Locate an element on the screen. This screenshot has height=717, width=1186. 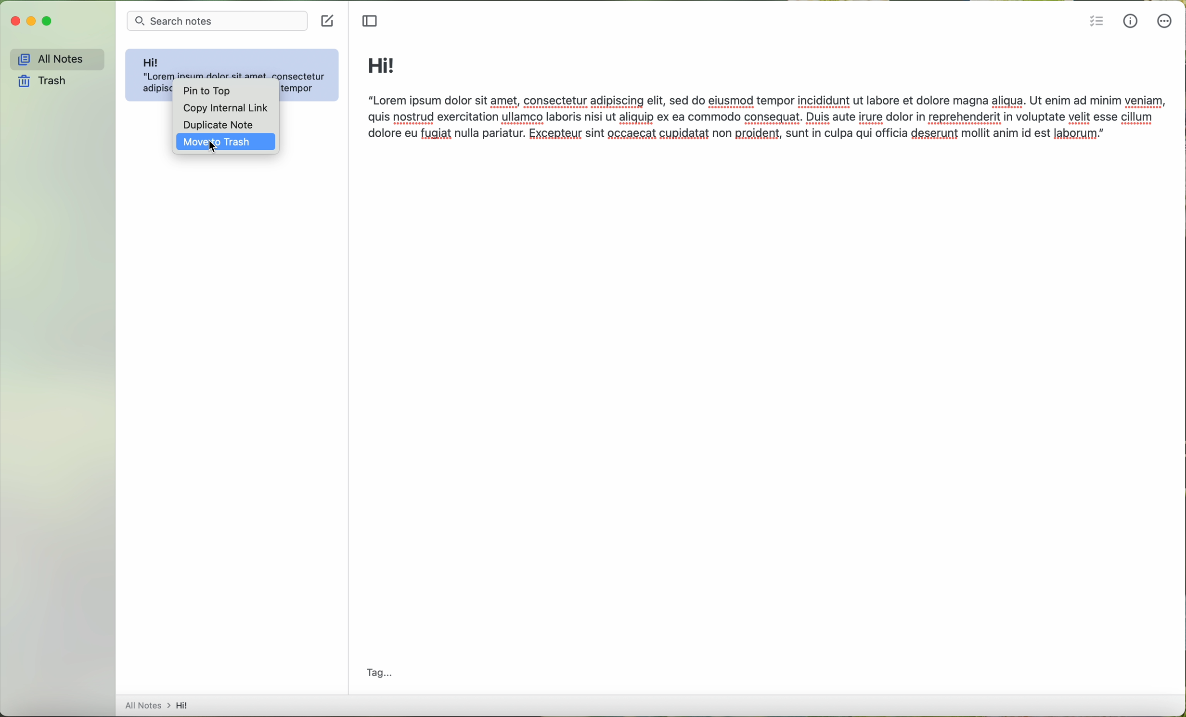
more options is located at coordinates (1167, 24).